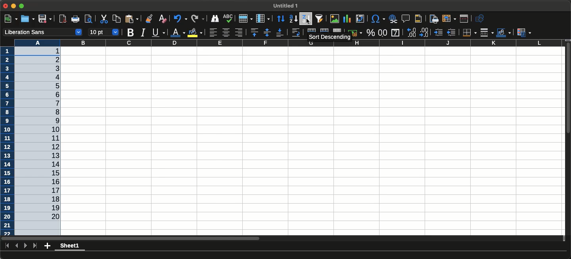 This screenshot has width=571, height=259. I want to click on Wrap text, so click(296, 33).